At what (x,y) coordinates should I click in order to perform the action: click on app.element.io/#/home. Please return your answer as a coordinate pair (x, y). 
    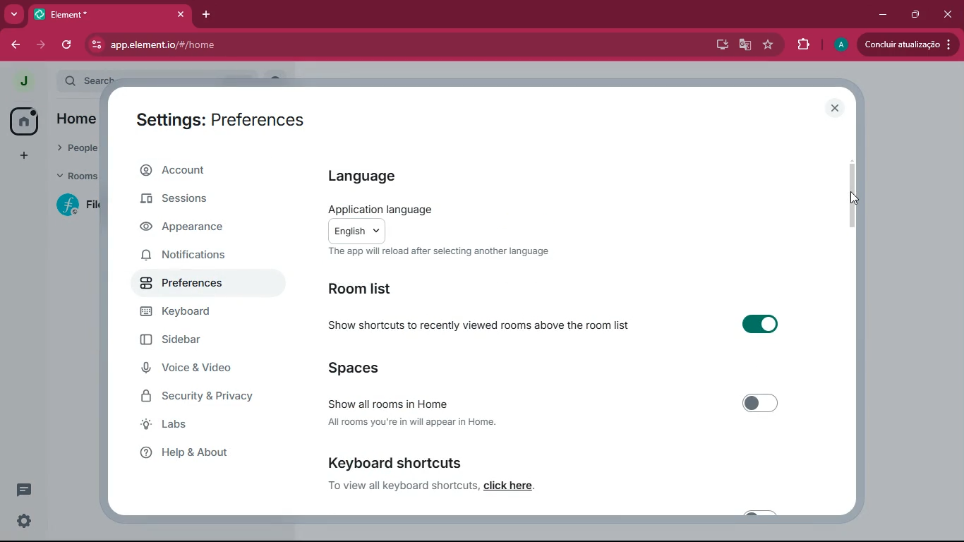
    Looking at the image, I should click on (253, 46).